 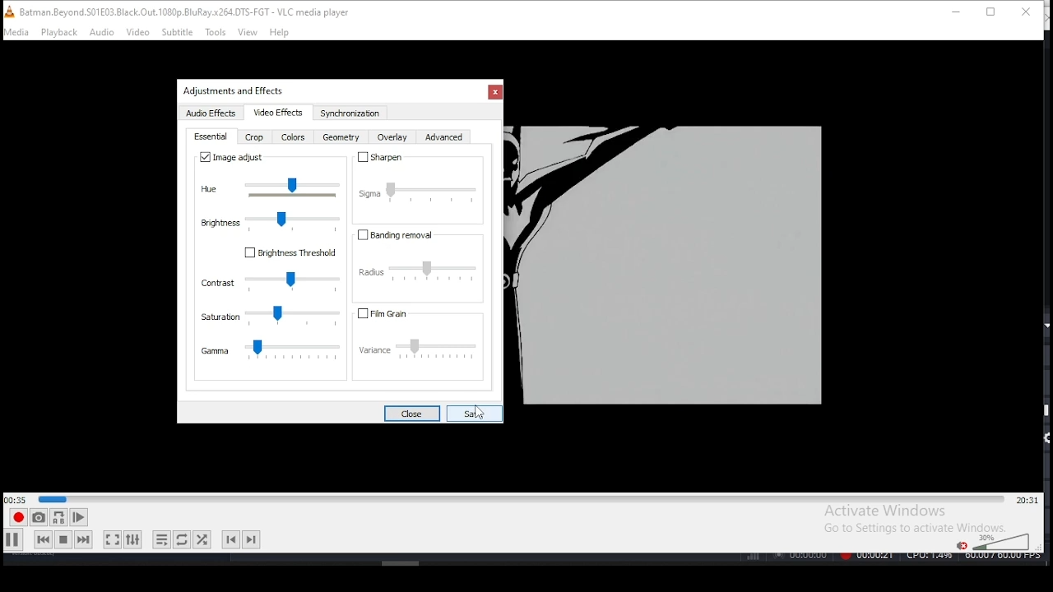 What do you see at coordinates (17, 32) in the screenshot?
I see `media` at bounding box center [17, 32].